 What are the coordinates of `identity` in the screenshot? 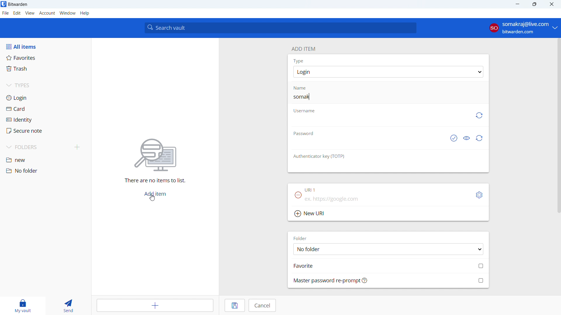 It's located at (45, 120).